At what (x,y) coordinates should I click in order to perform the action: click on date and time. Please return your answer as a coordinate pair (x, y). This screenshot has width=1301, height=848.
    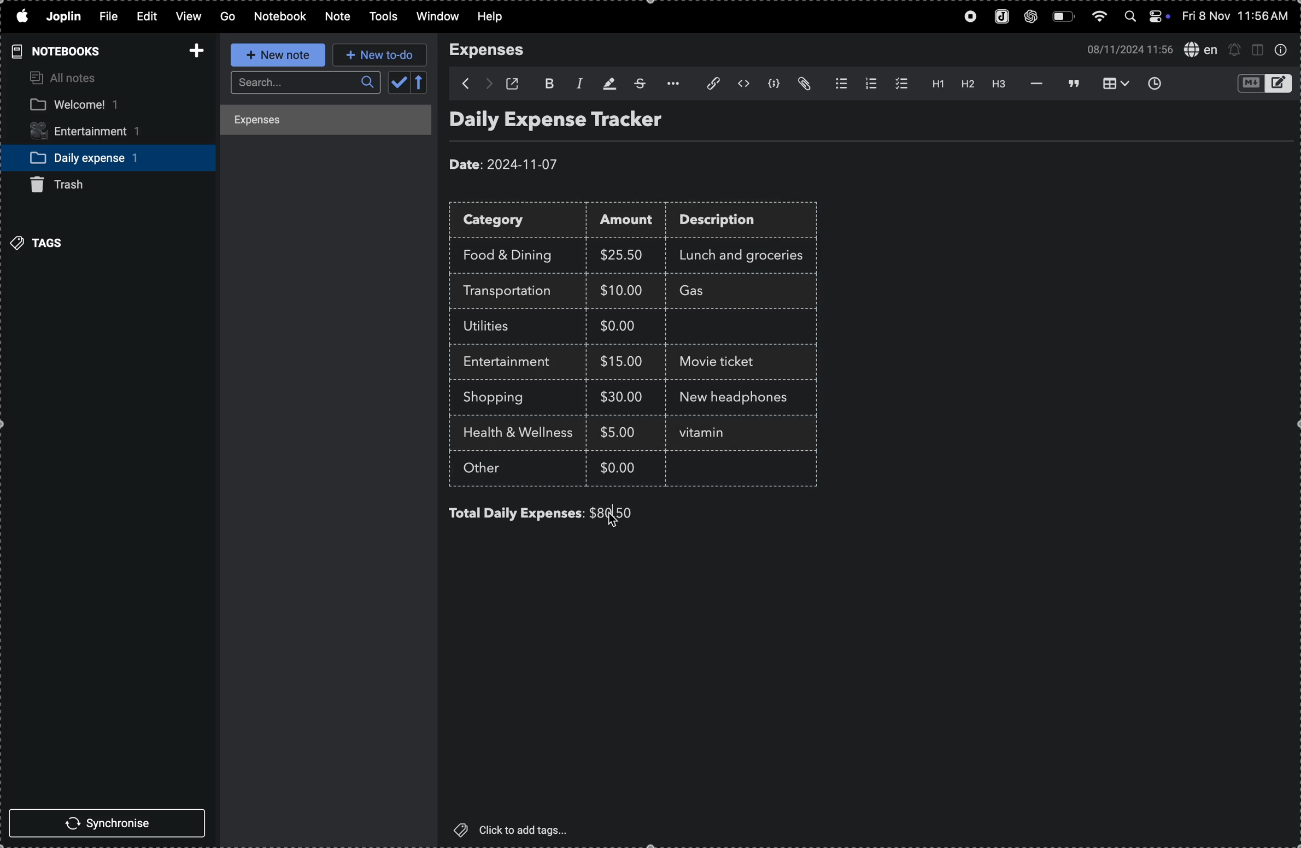
    Looking at the image, I should click on (1126, 49).